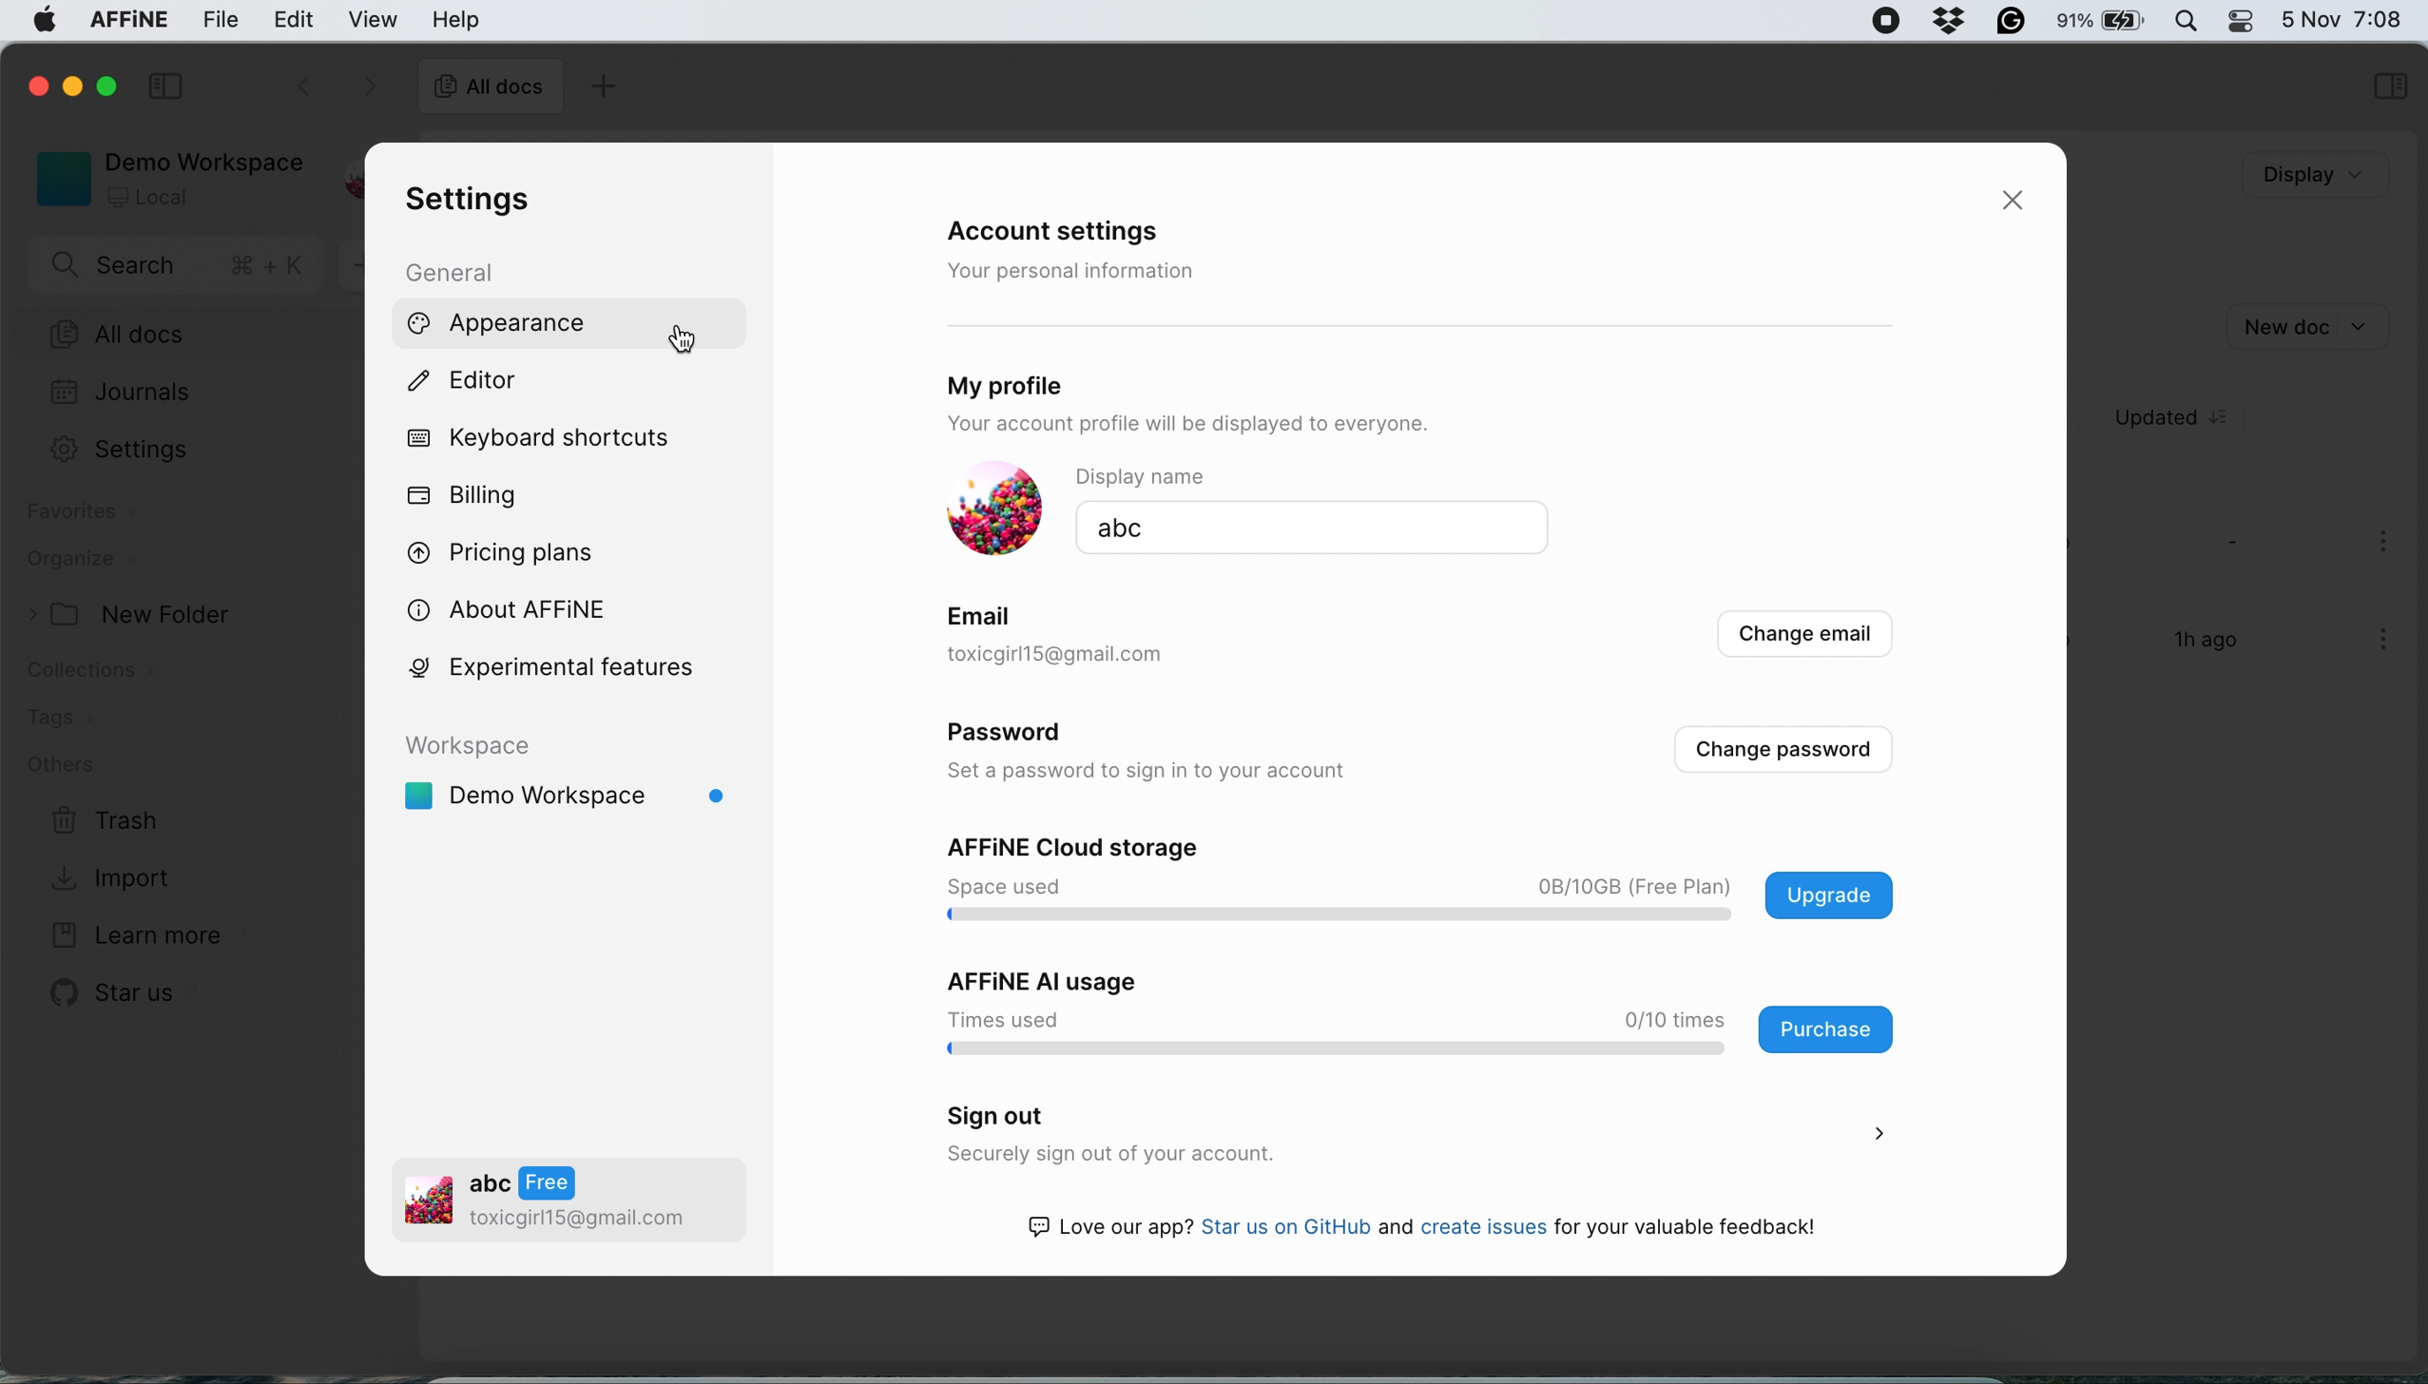 The image size is (2428, 1384). What do you see at coordinates (567, 672) in the screenshot?
I see `experimental features` at bounding box center [567, 672].